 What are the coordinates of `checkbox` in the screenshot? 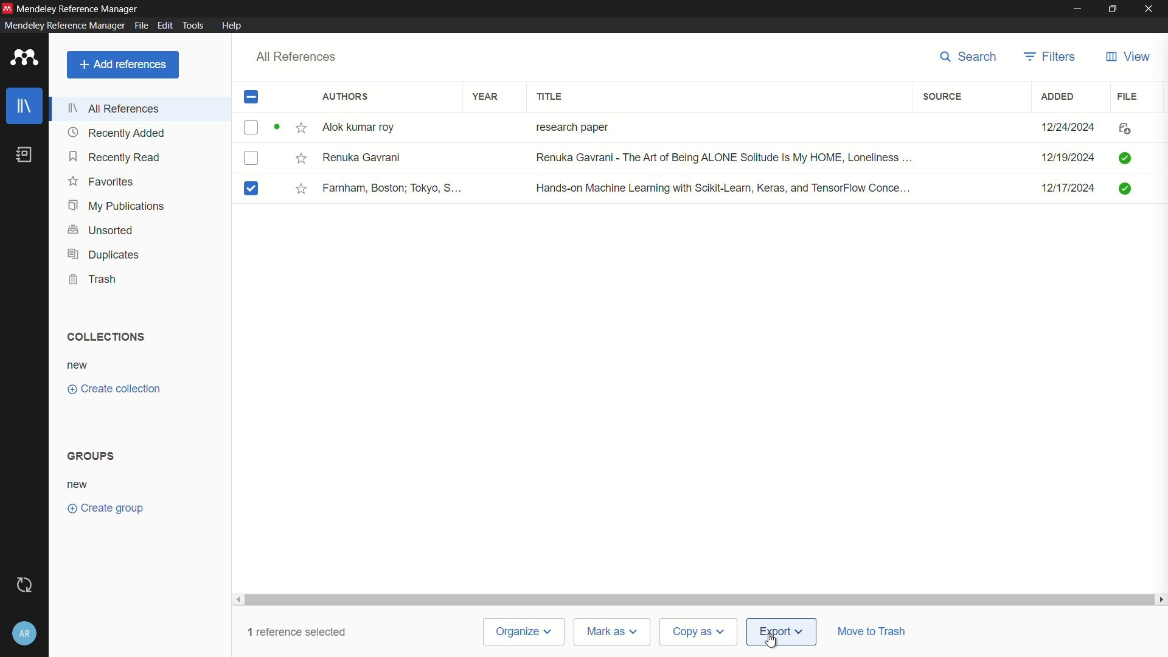 It's located at (252, 128).